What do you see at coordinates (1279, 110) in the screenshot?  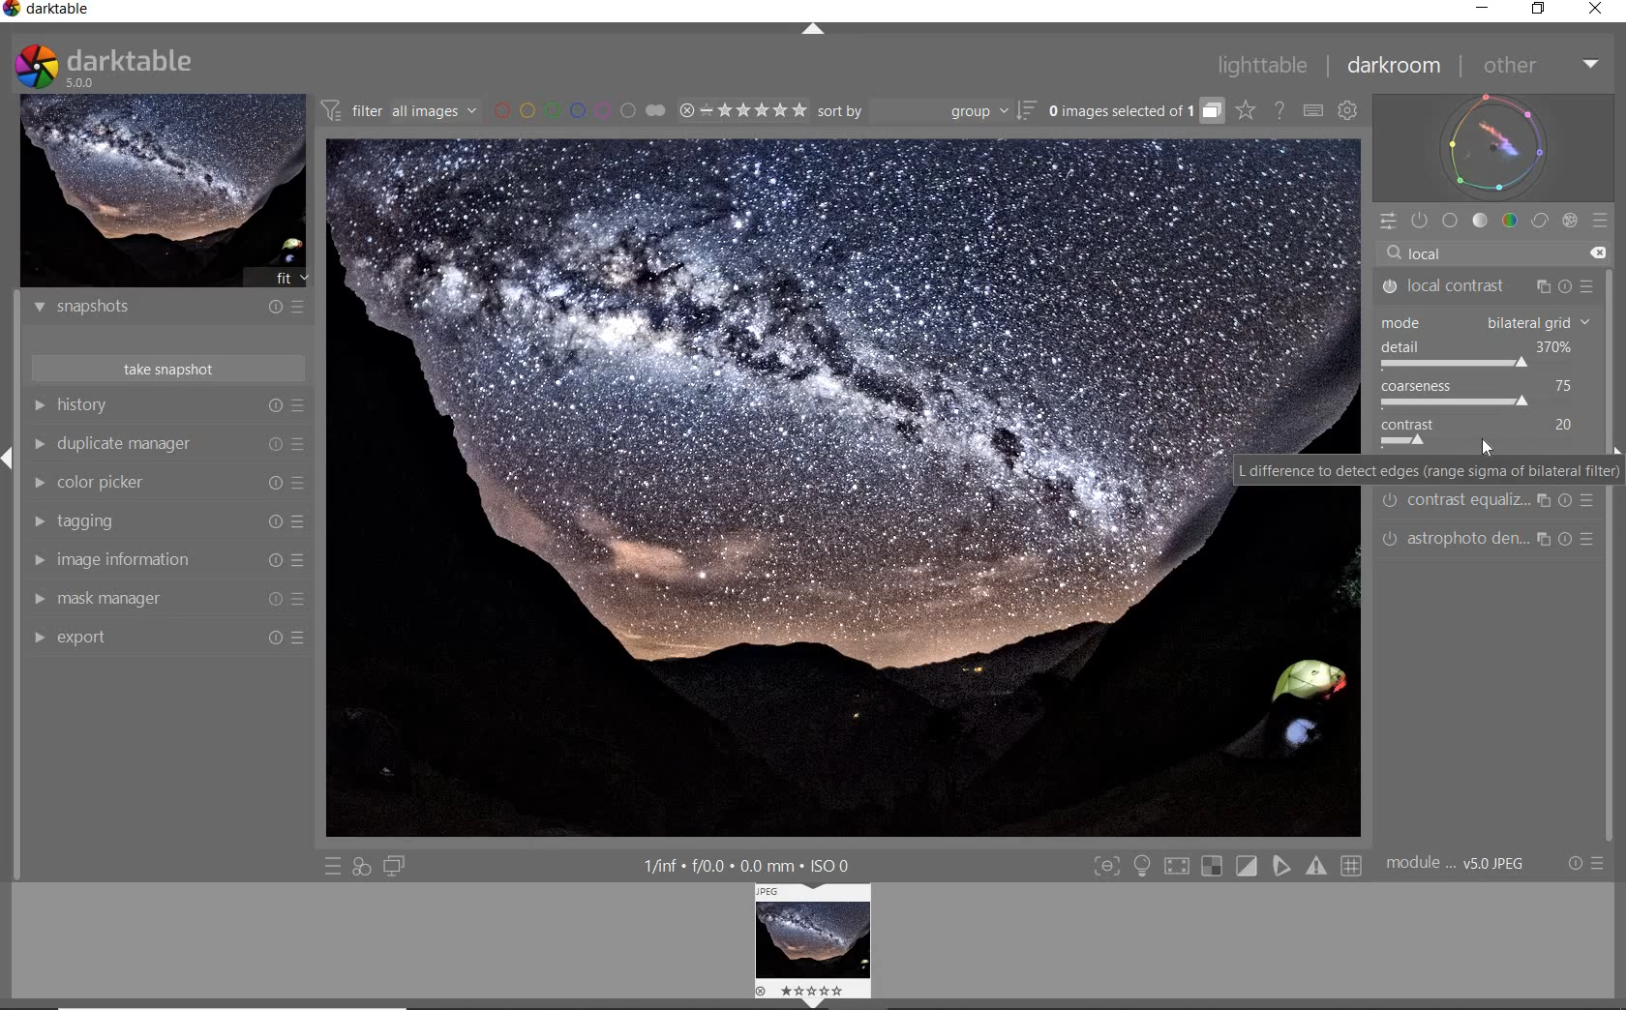 I see `HELP ONLINE` at bounding box center [1279, 110].